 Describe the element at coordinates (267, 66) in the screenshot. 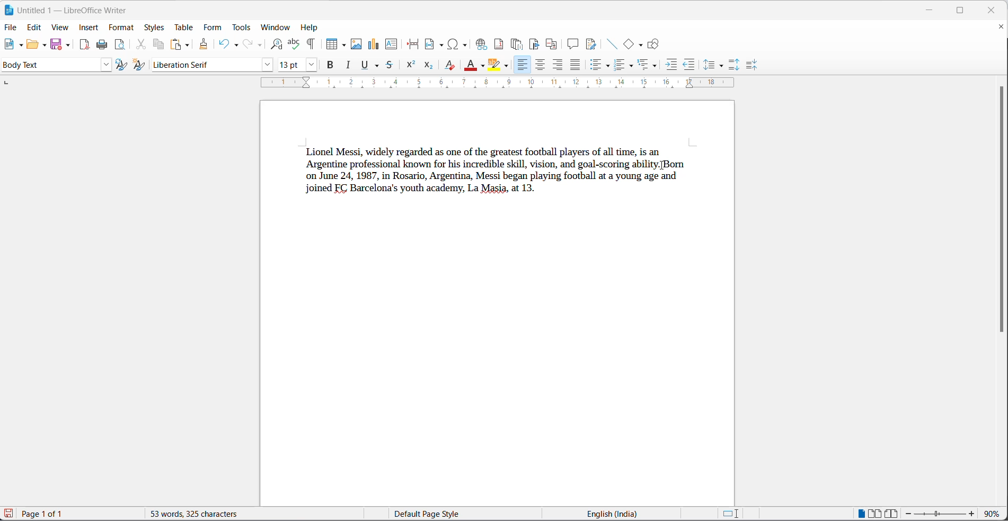

I see `font name options` at that location.